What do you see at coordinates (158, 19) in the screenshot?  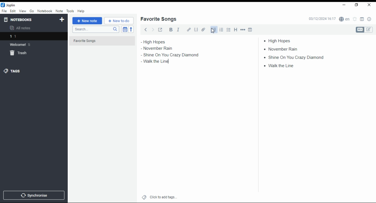 I see `list name` at bounding box center [158, 19].